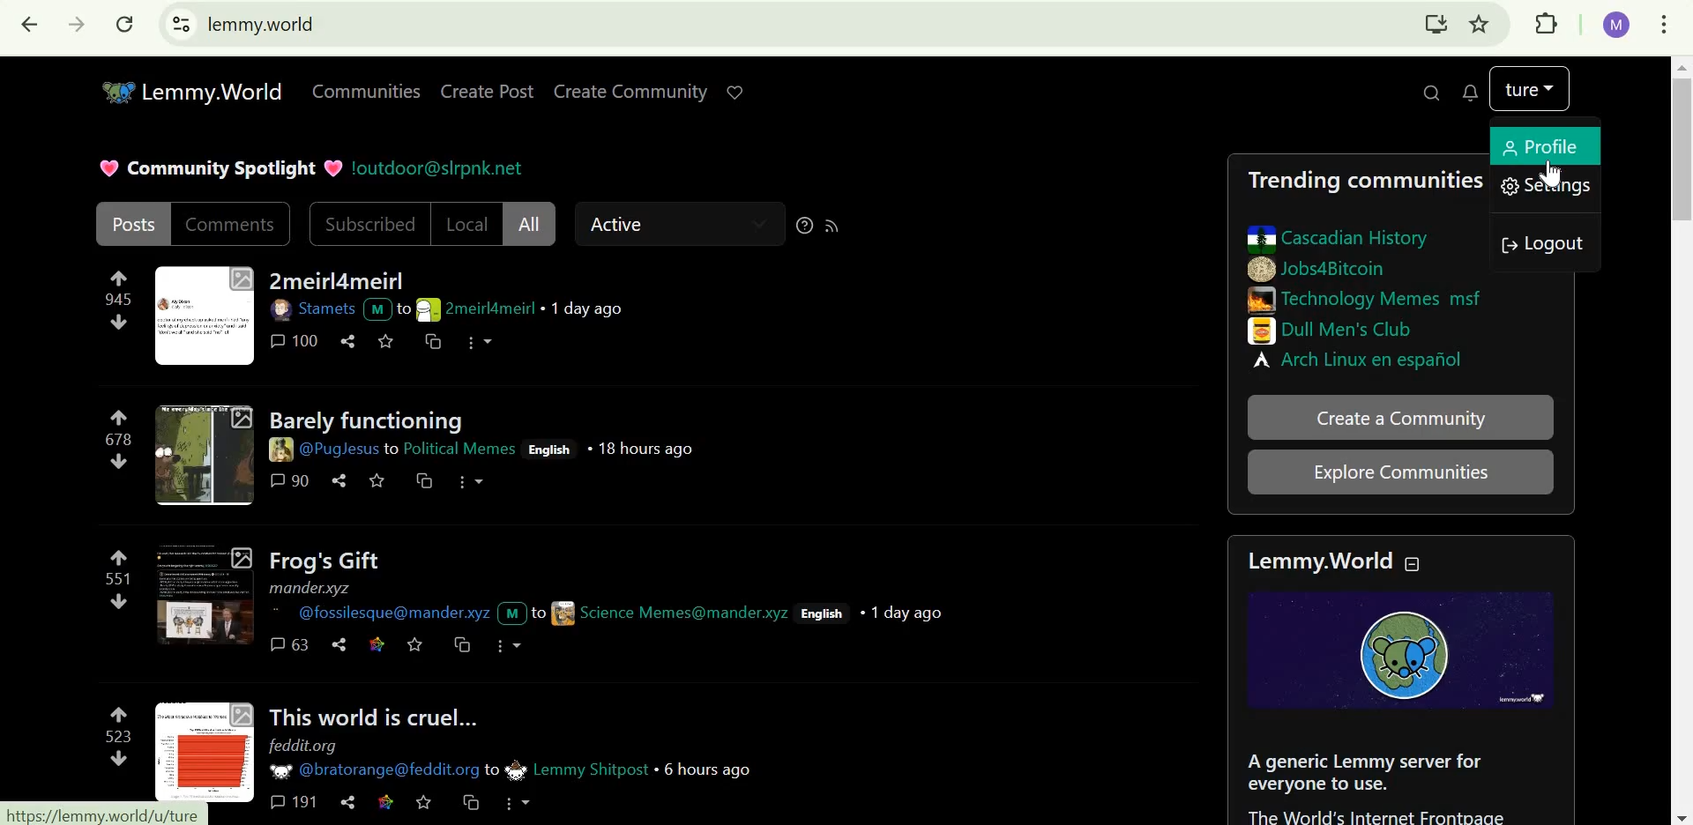 The width and height of the screenshot is (1693, 825). What do you see at coordinates (387, 341) in the screenshot?
I see `save` at bounding box center [387, 341].